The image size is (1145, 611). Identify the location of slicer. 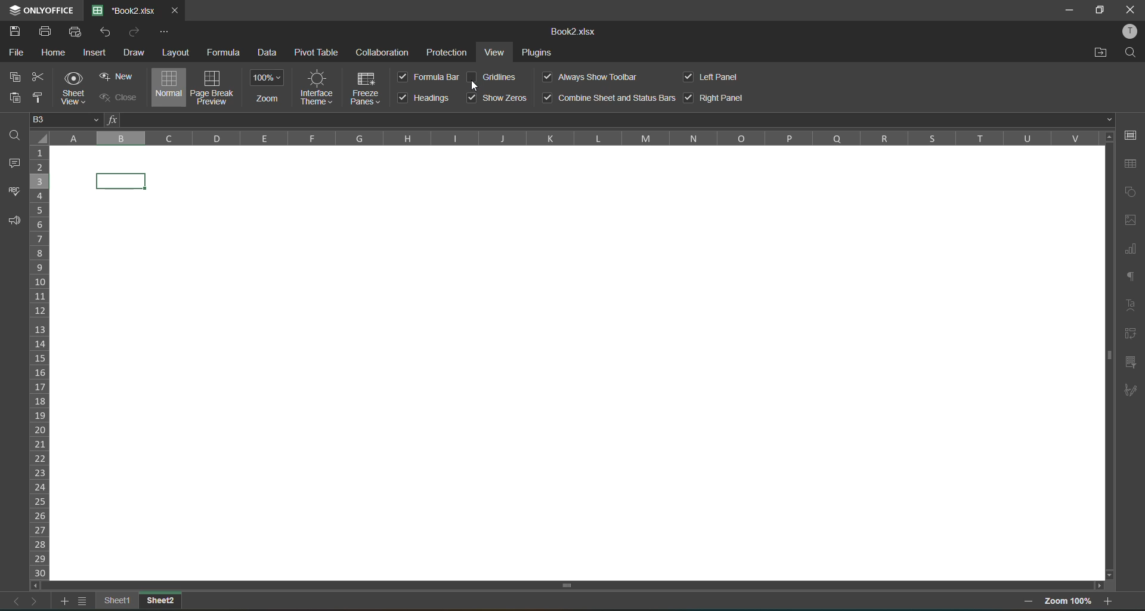
(1133, 362).